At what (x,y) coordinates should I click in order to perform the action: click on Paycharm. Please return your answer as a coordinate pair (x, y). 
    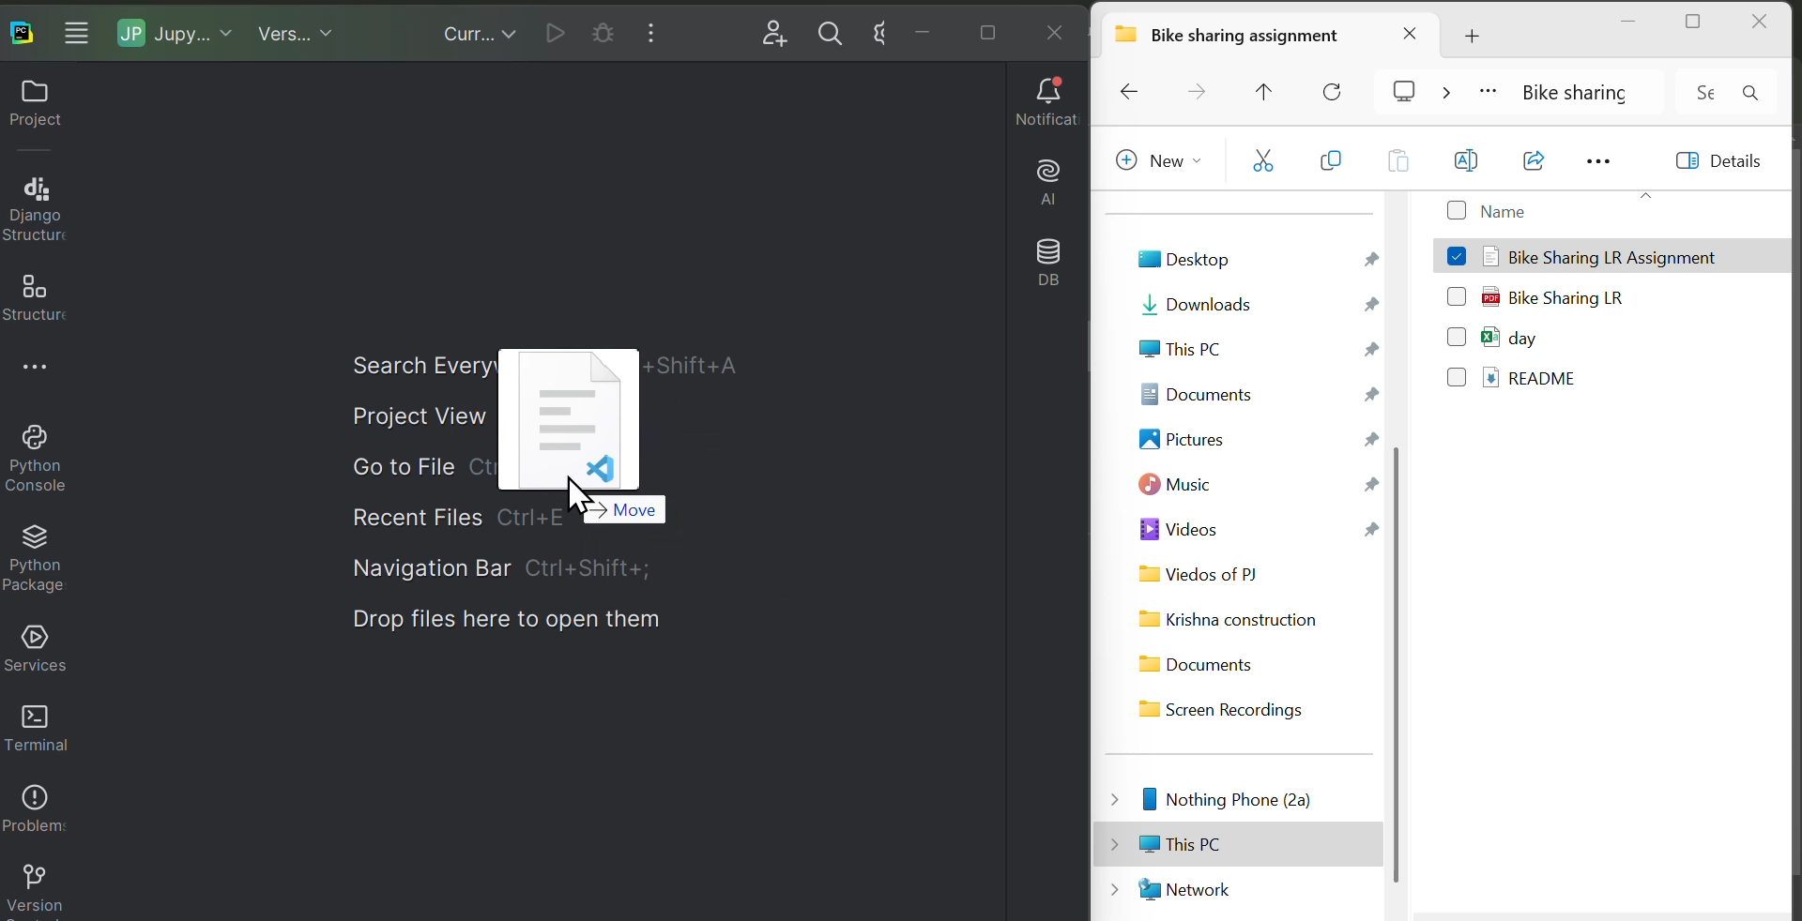
    Looking at the image, I should click on (23, 30).